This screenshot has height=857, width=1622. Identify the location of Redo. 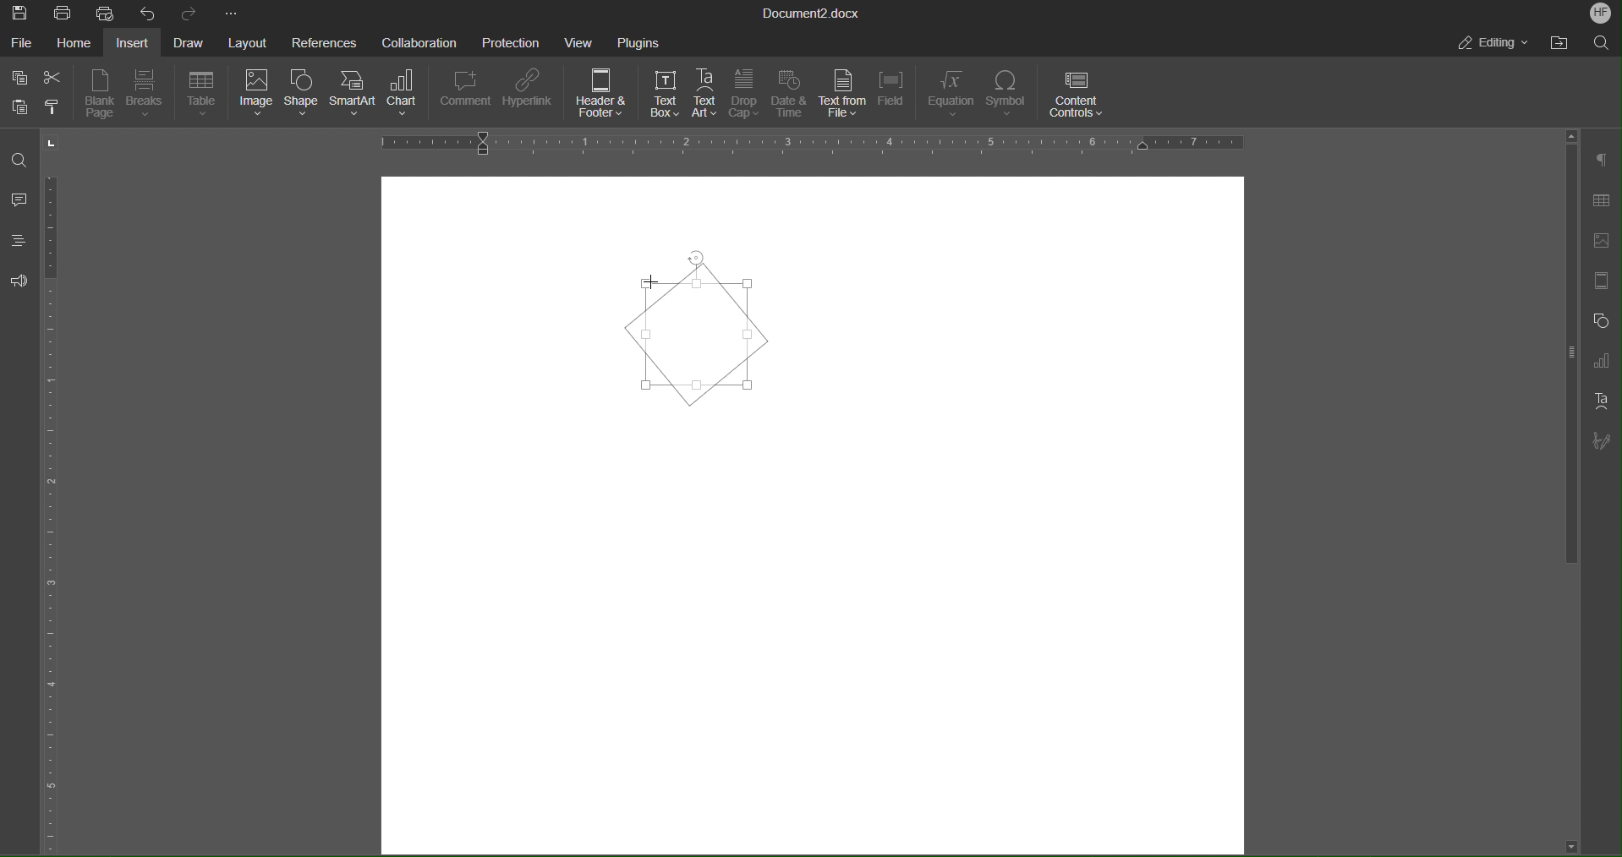
(184, 13).